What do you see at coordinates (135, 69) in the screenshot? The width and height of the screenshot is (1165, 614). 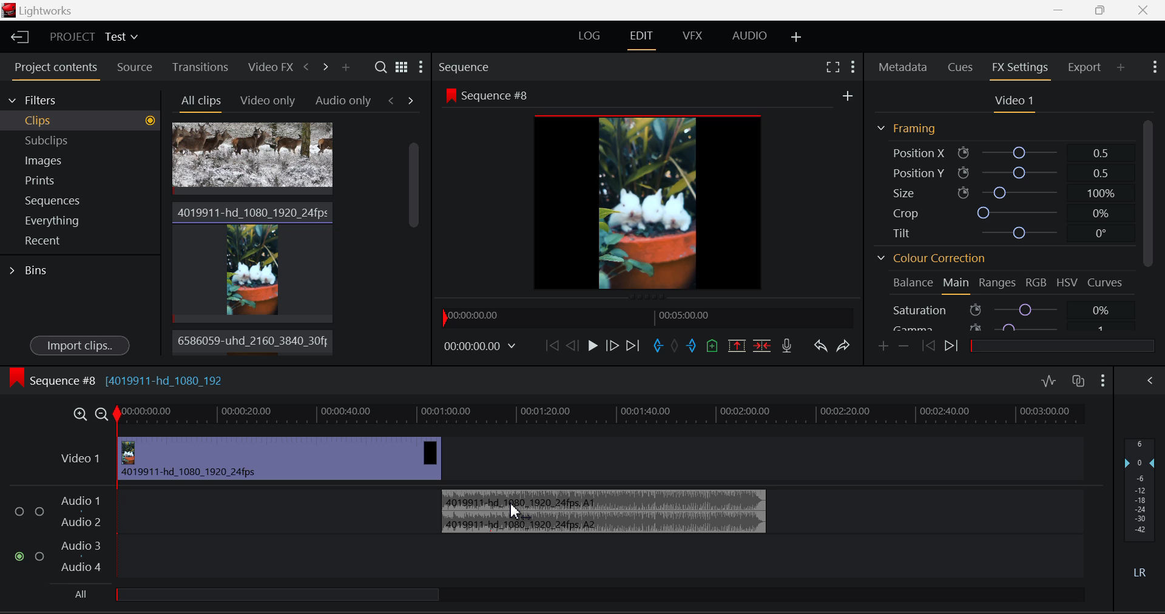 I see `Source` at bounding box center [135, 69].